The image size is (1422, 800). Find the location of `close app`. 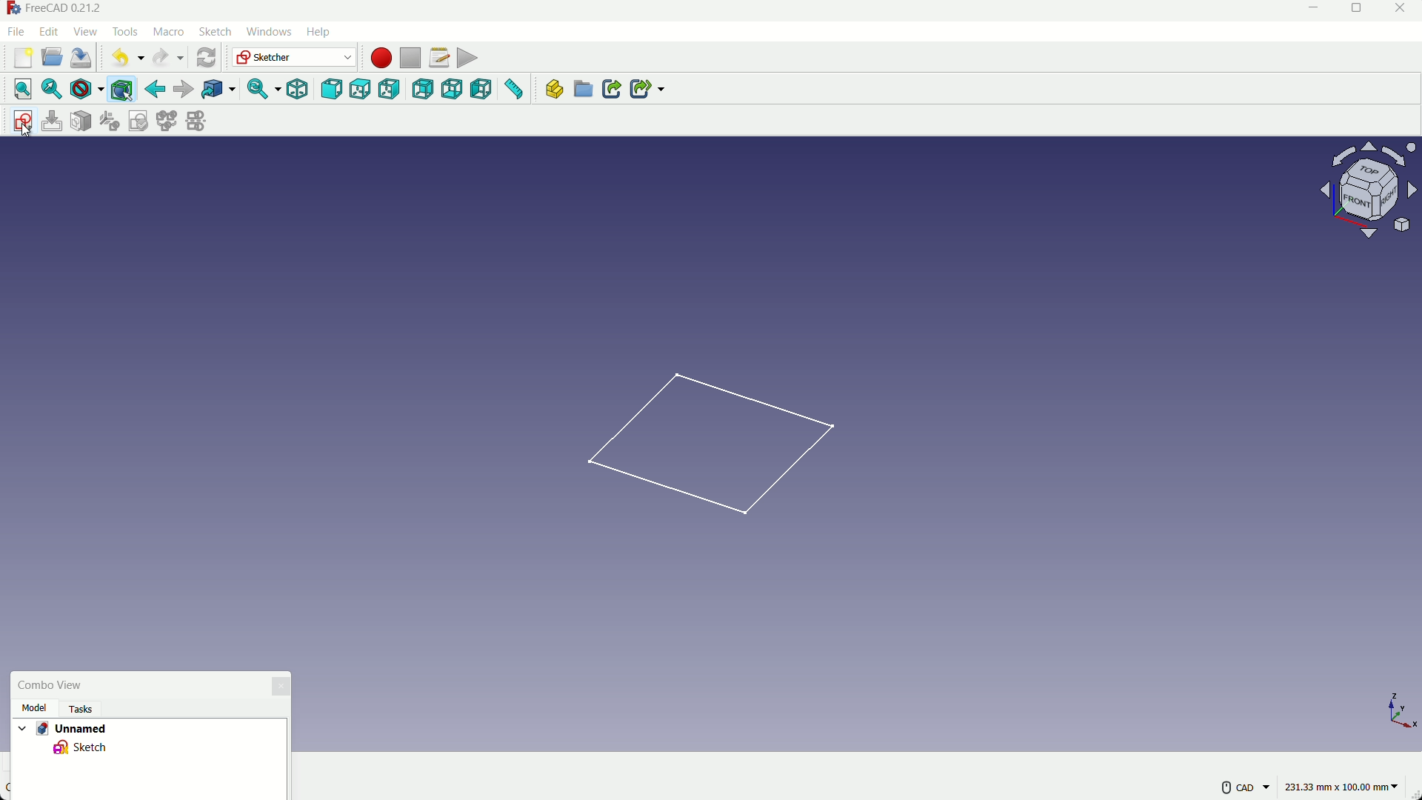

close app is located at coordinates (1405, 11).